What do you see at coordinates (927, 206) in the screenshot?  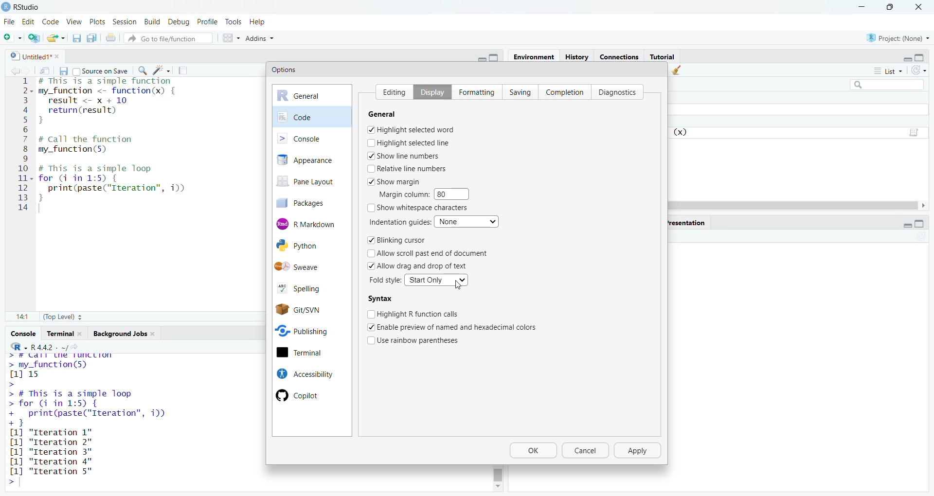 I see `move right` at bounding box center [927, 206].